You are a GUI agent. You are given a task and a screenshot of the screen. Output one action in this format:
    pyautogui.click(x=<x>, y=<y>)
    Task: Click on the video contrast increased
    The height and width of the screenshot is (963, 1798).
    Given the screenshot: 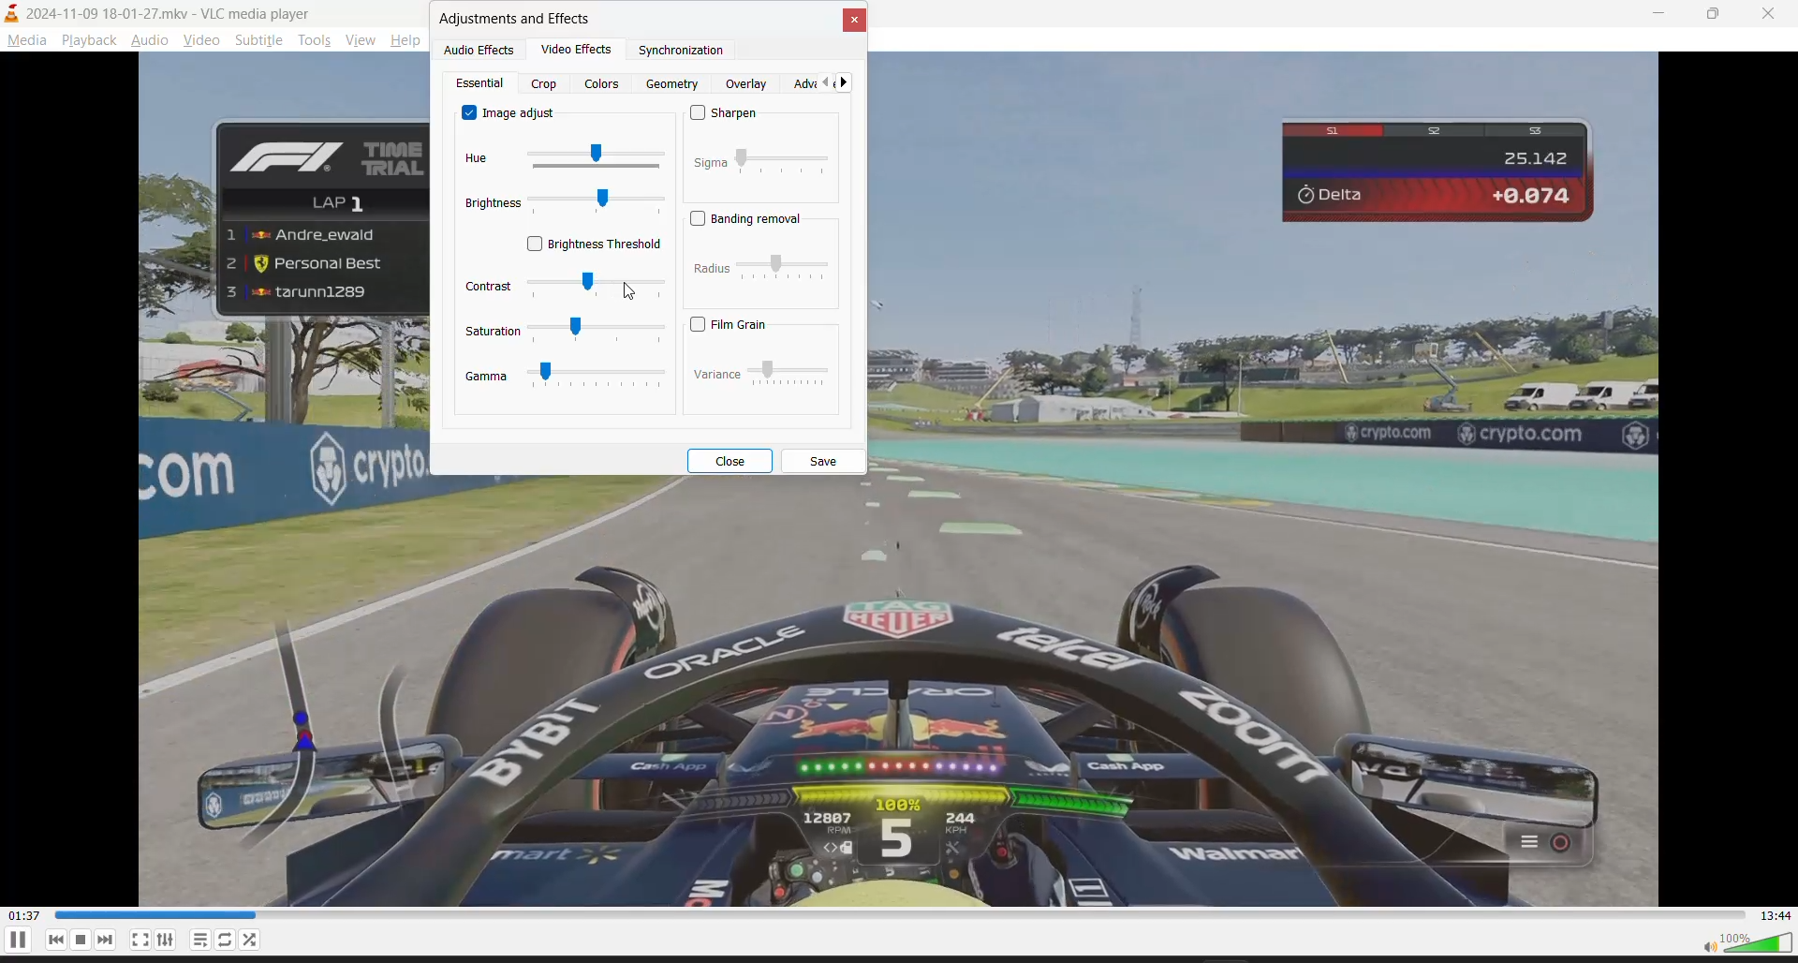 What is the action you would take?
    pyautogui.click(x=902, y=698)
    